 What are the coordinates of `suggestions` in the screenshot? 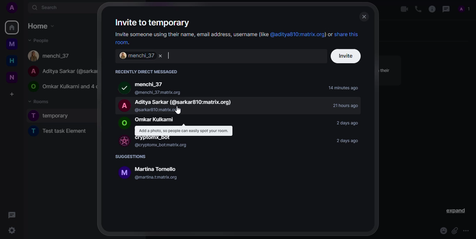 It's located at (131, 157).